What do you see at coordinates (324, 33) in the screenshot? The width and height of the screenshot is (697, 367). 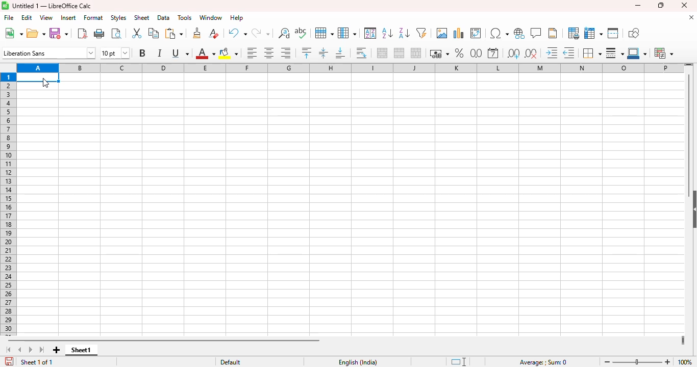 I see `row` at bounding box center [324, 33].